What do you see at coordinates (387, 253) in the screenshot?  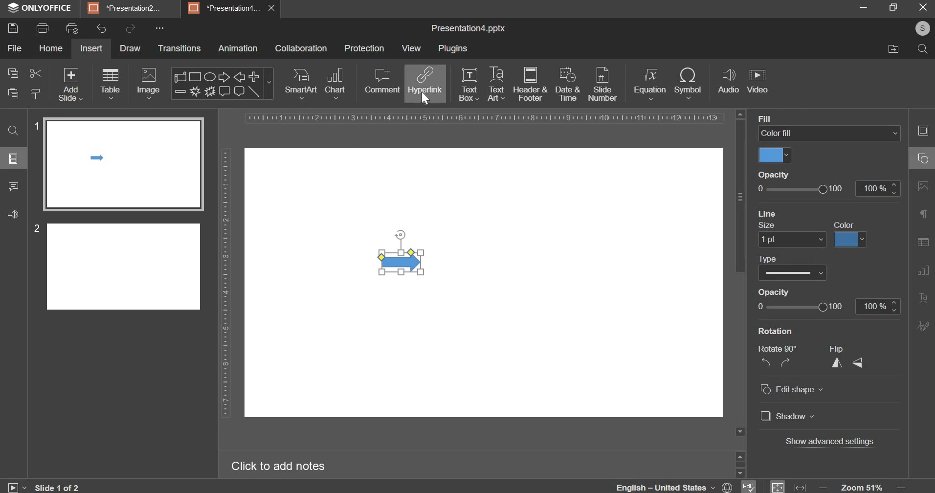 I see `Arrow symbol` at bounding box center [387, 253].